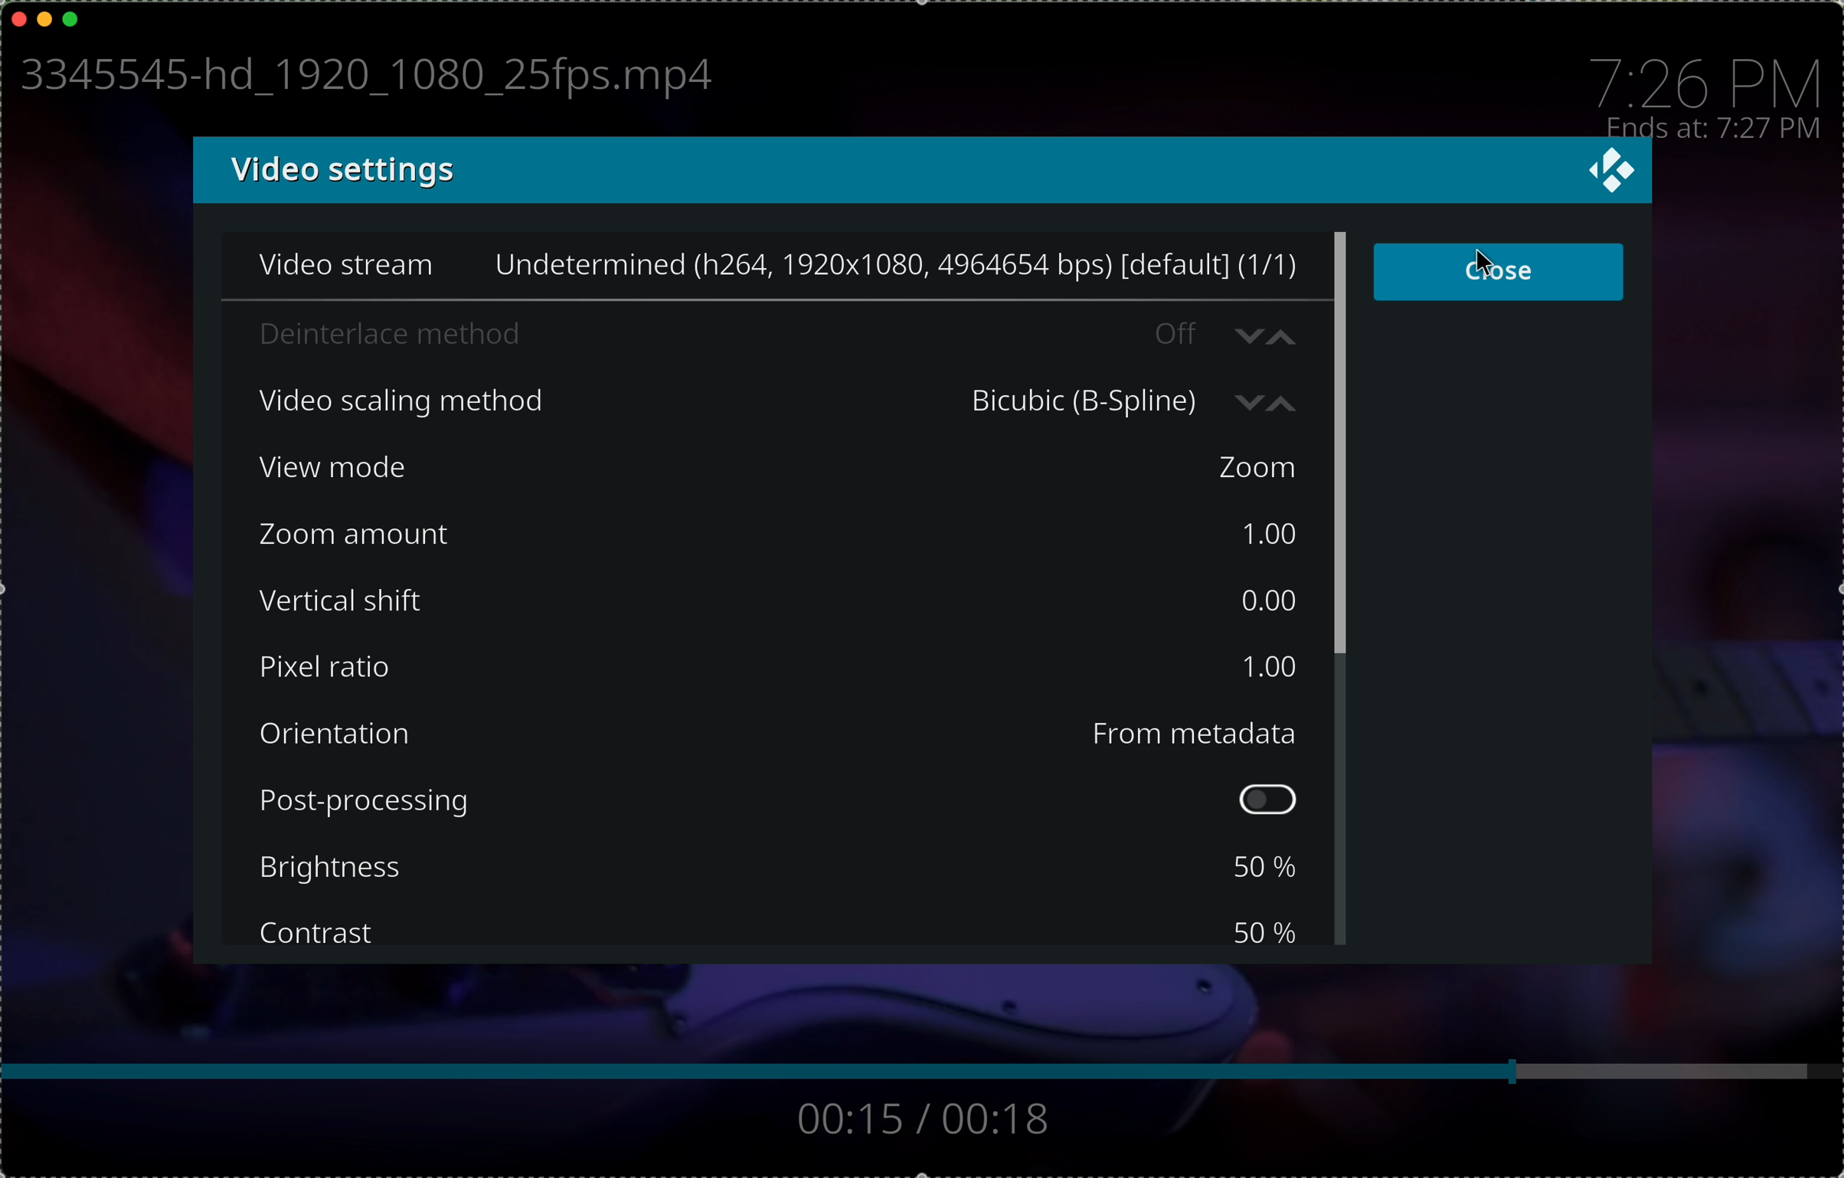 Image resolution: width=1844 pixels, height=1178 pixels. Describe the element at coordinates (381, 533) in the screenshot. I see `Zoom amount` at that location.